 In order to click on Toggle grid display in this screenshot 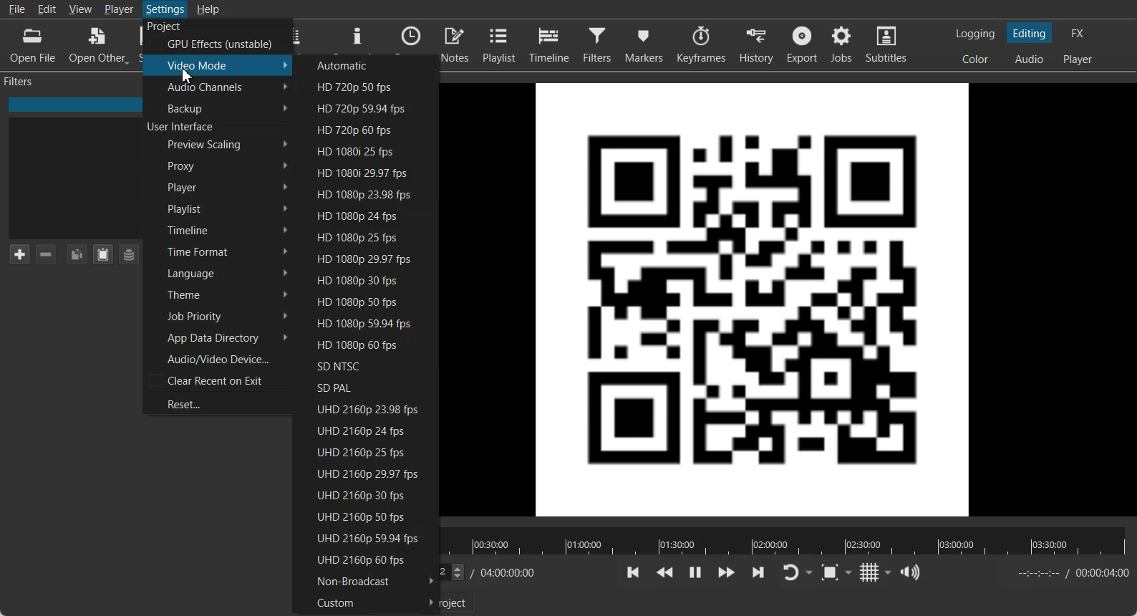, I will do `click(876, 572)`.